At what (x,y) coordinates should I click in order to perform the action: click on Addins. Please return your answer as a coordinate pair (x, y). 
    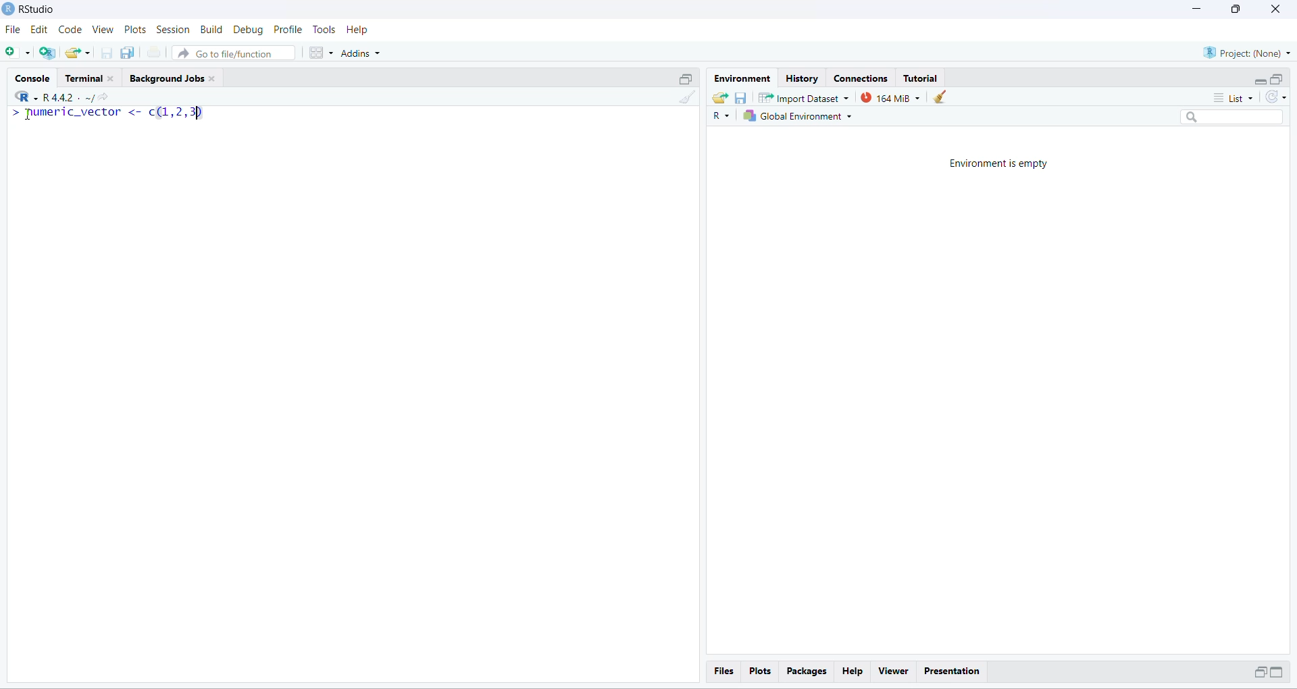
    Looking at the image, I should click on (361, 53).